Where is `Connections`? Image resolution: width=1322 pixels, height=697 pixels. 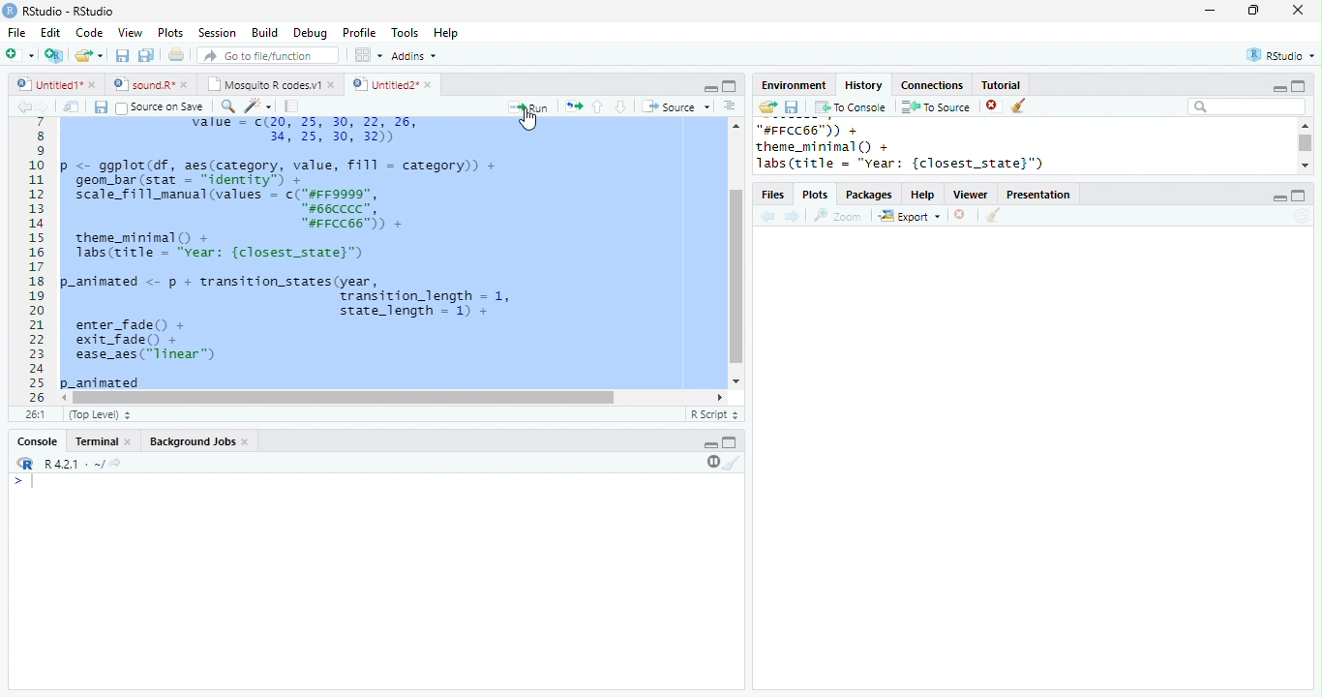
Connections is located at coordinates (934, 85).